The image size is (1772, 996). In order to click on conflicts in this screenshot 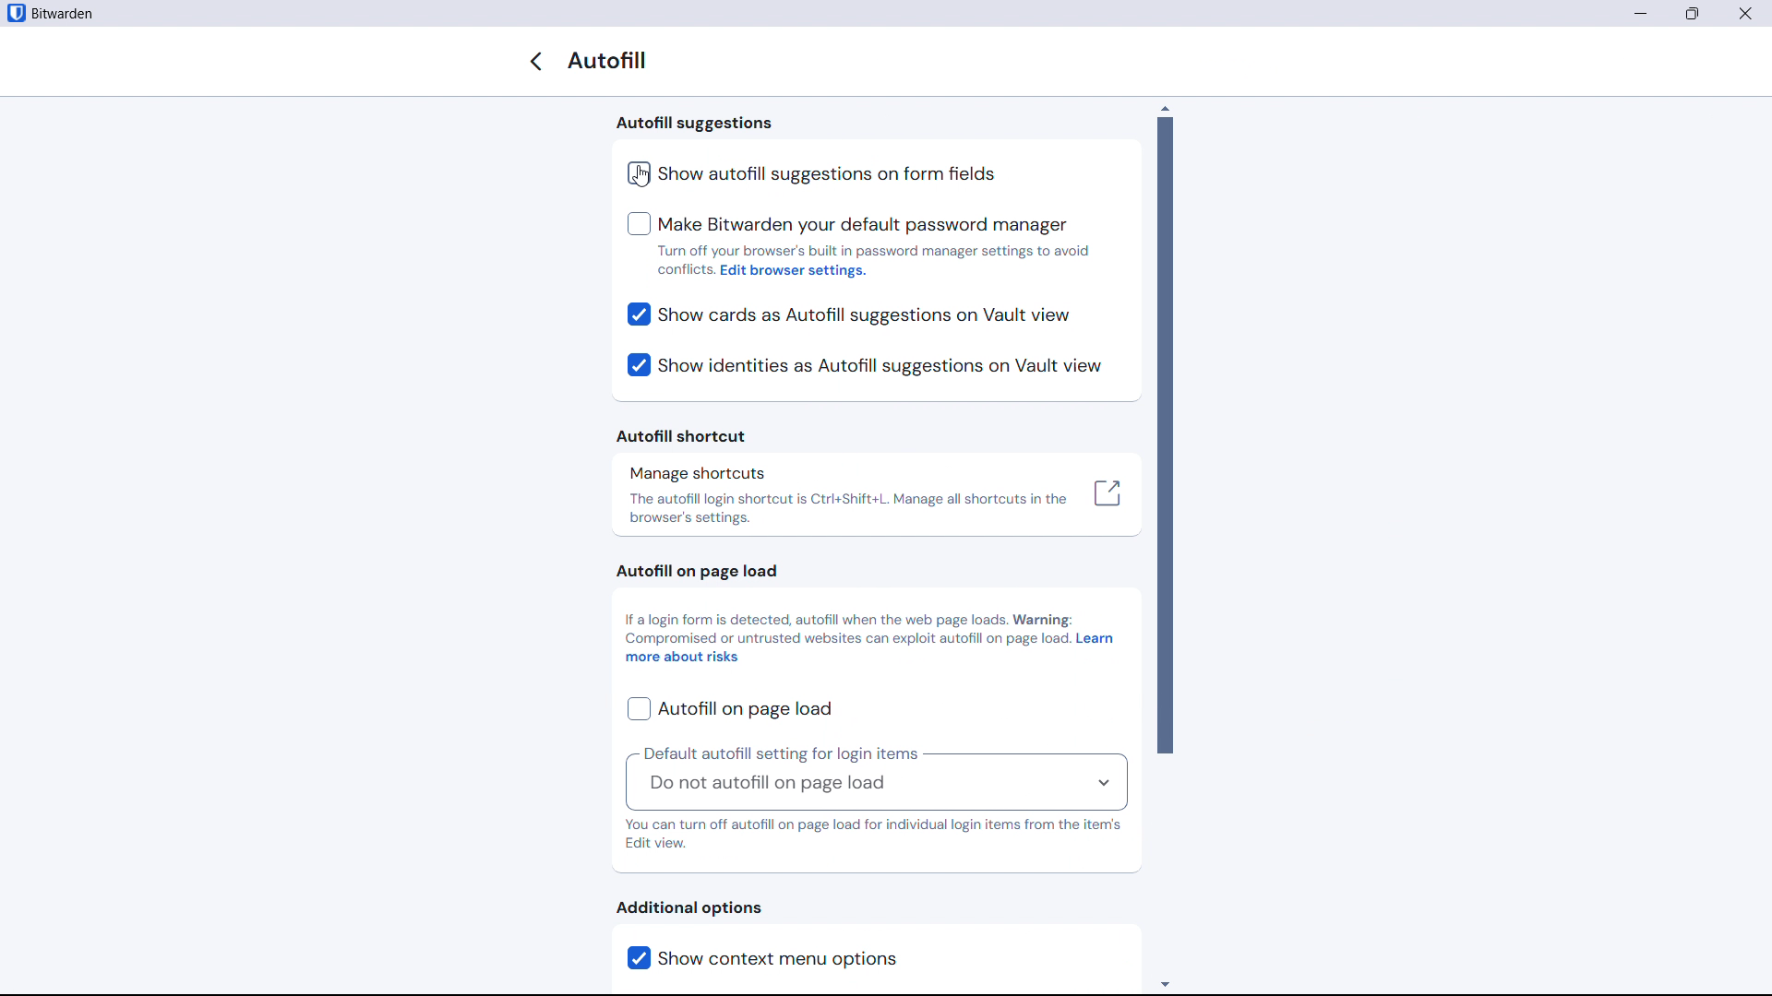, I will do `click(685, 269)`.